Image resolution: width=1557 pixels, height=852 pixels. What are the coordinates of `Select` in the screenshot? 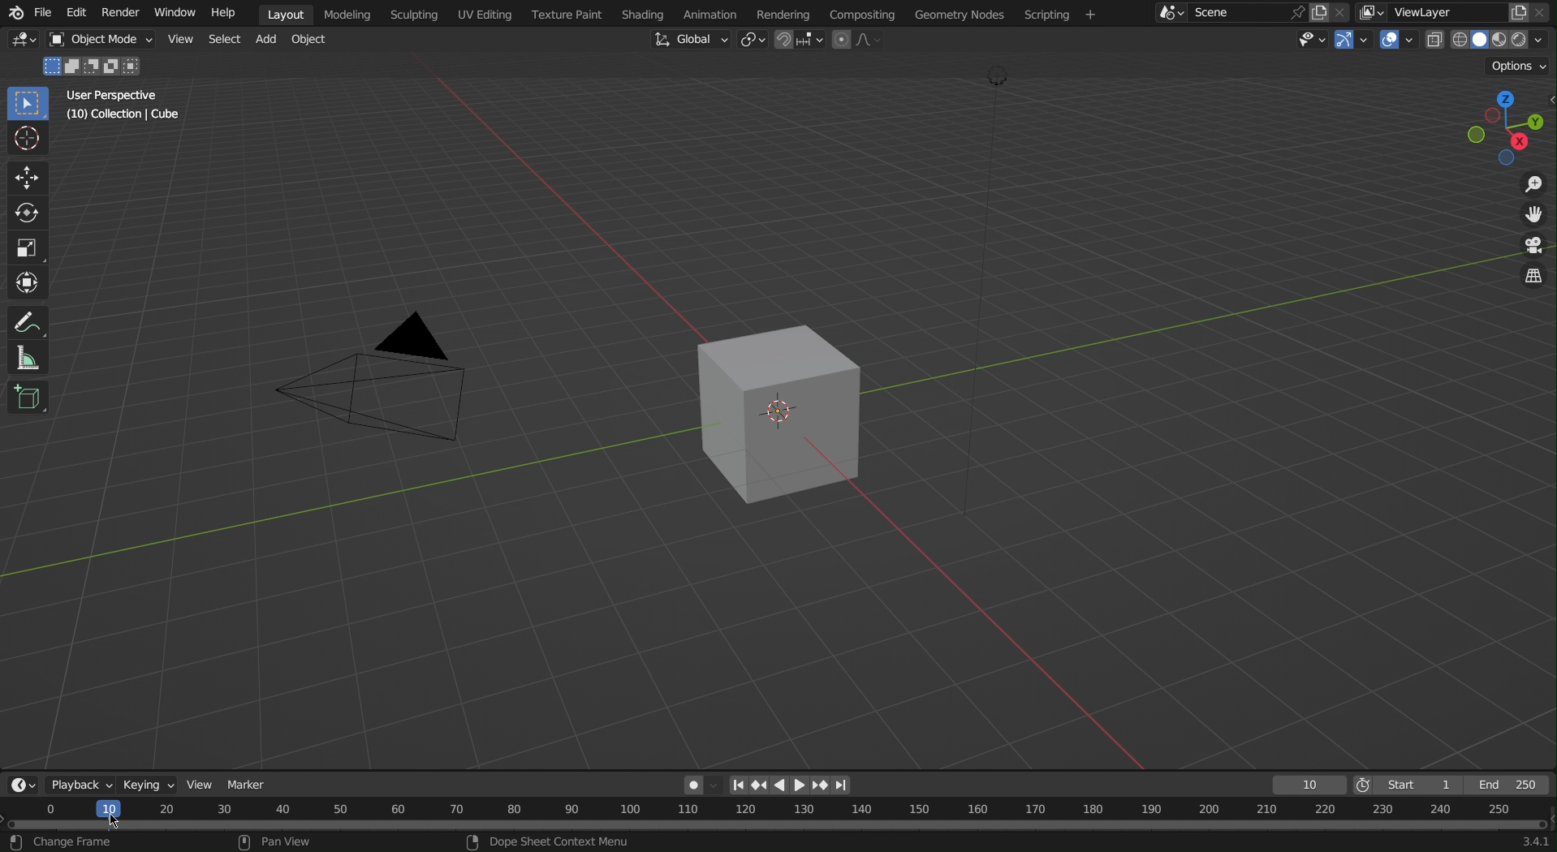 It's located at (226, 40).